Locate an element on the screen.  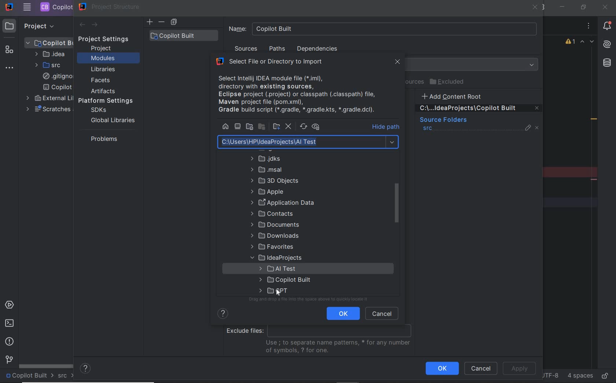
remove content entry is located at coordinates (480, 109).